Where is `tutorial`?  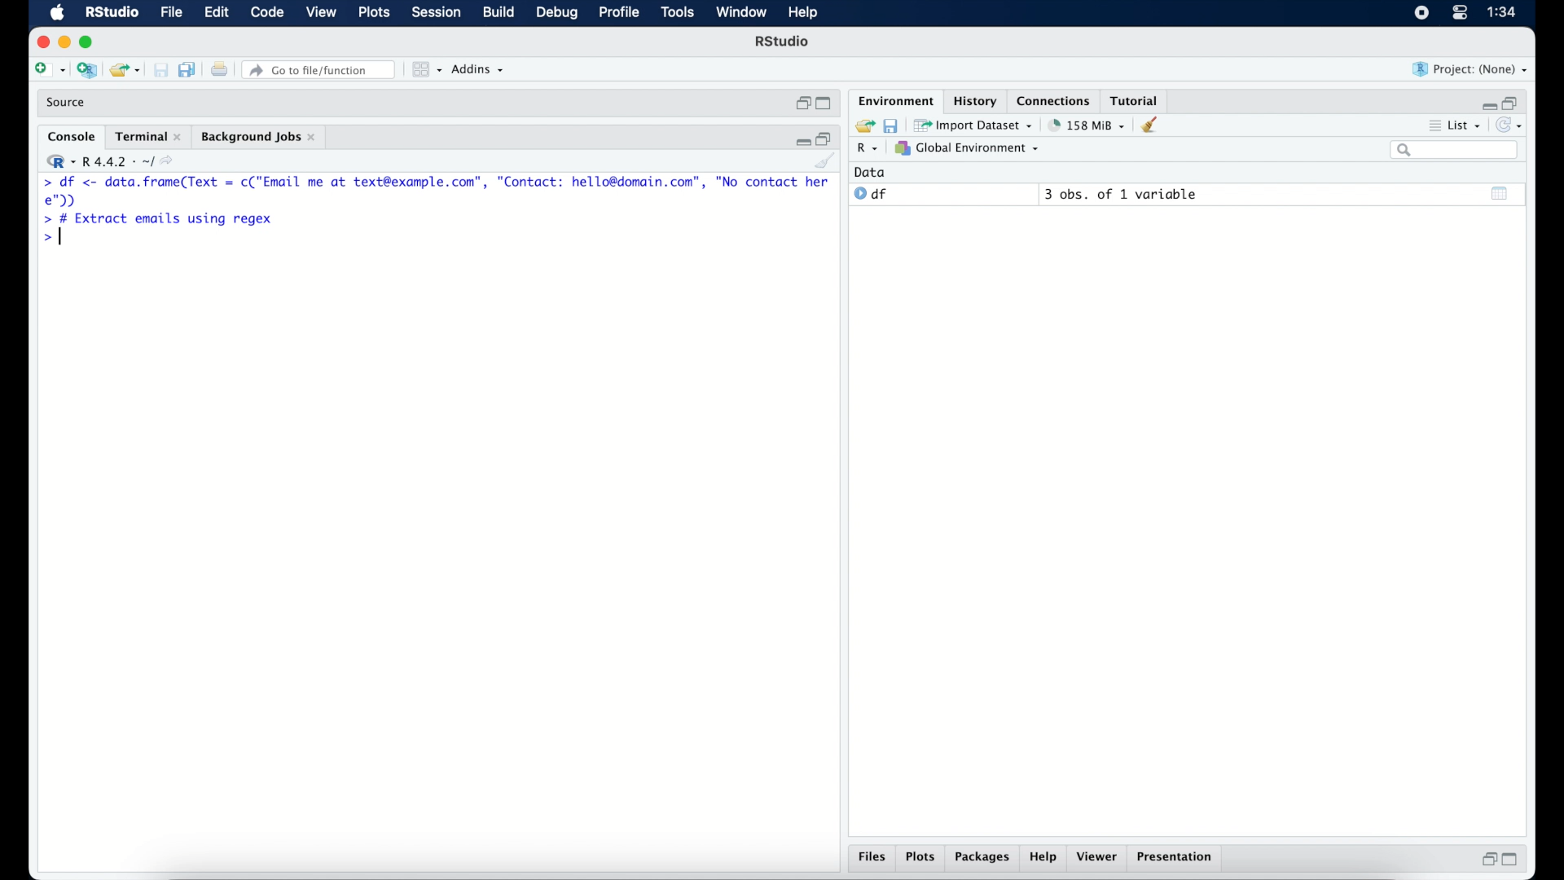 tutorial is located at coordinates (1138, 99).